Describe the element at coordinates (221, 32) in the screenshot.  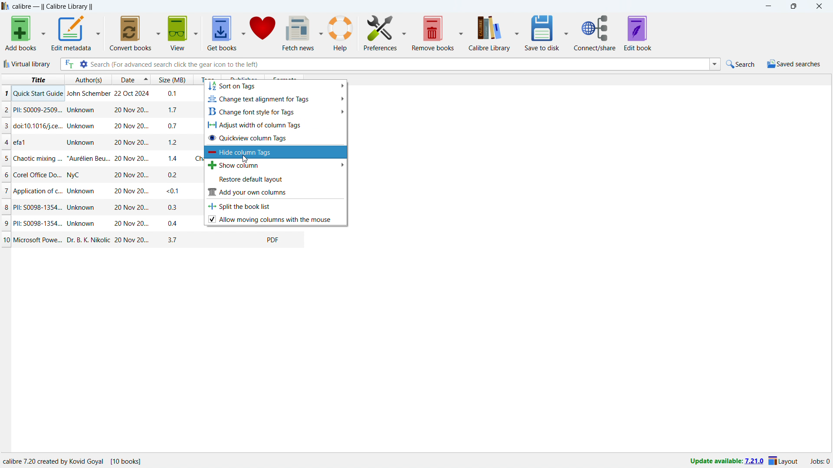
I see `get books` at that location.